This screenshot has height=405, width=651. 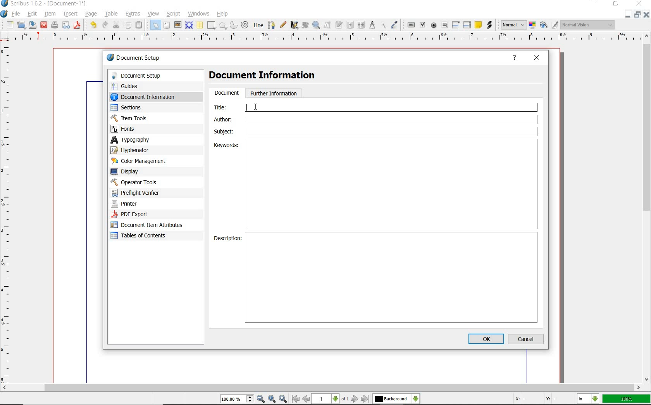 What do you see at coordinates (167, 25) in the screenshot?
I see `text frame` at bounding box center [167, 25].